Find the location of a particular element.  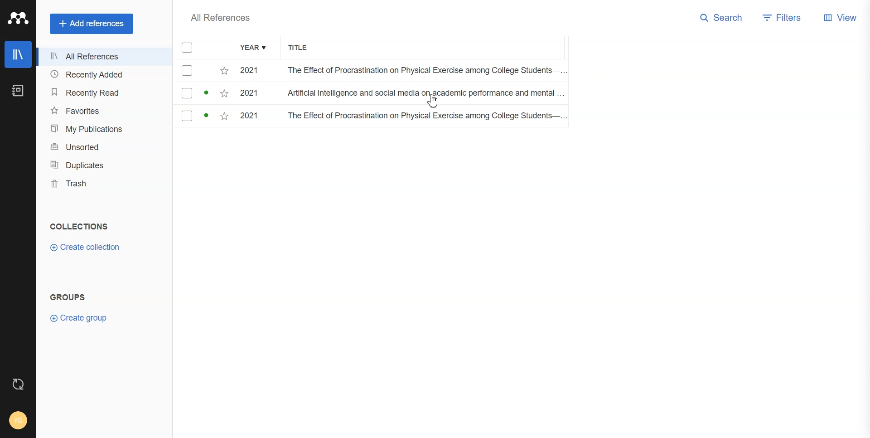

Title is located at coordinates (303, 48).